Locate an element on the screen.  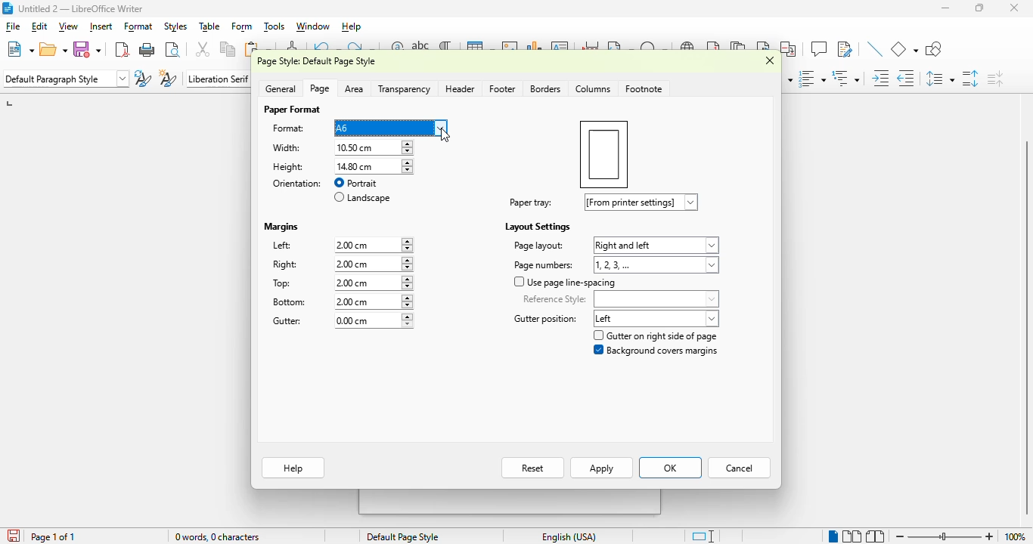
view is located at coordinates (68, 26).